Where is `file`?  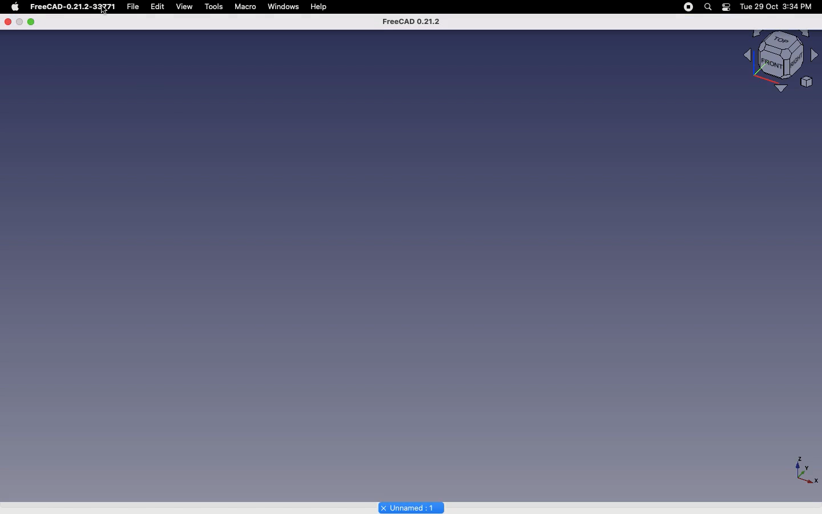 file is located at coordinates (136, 7).